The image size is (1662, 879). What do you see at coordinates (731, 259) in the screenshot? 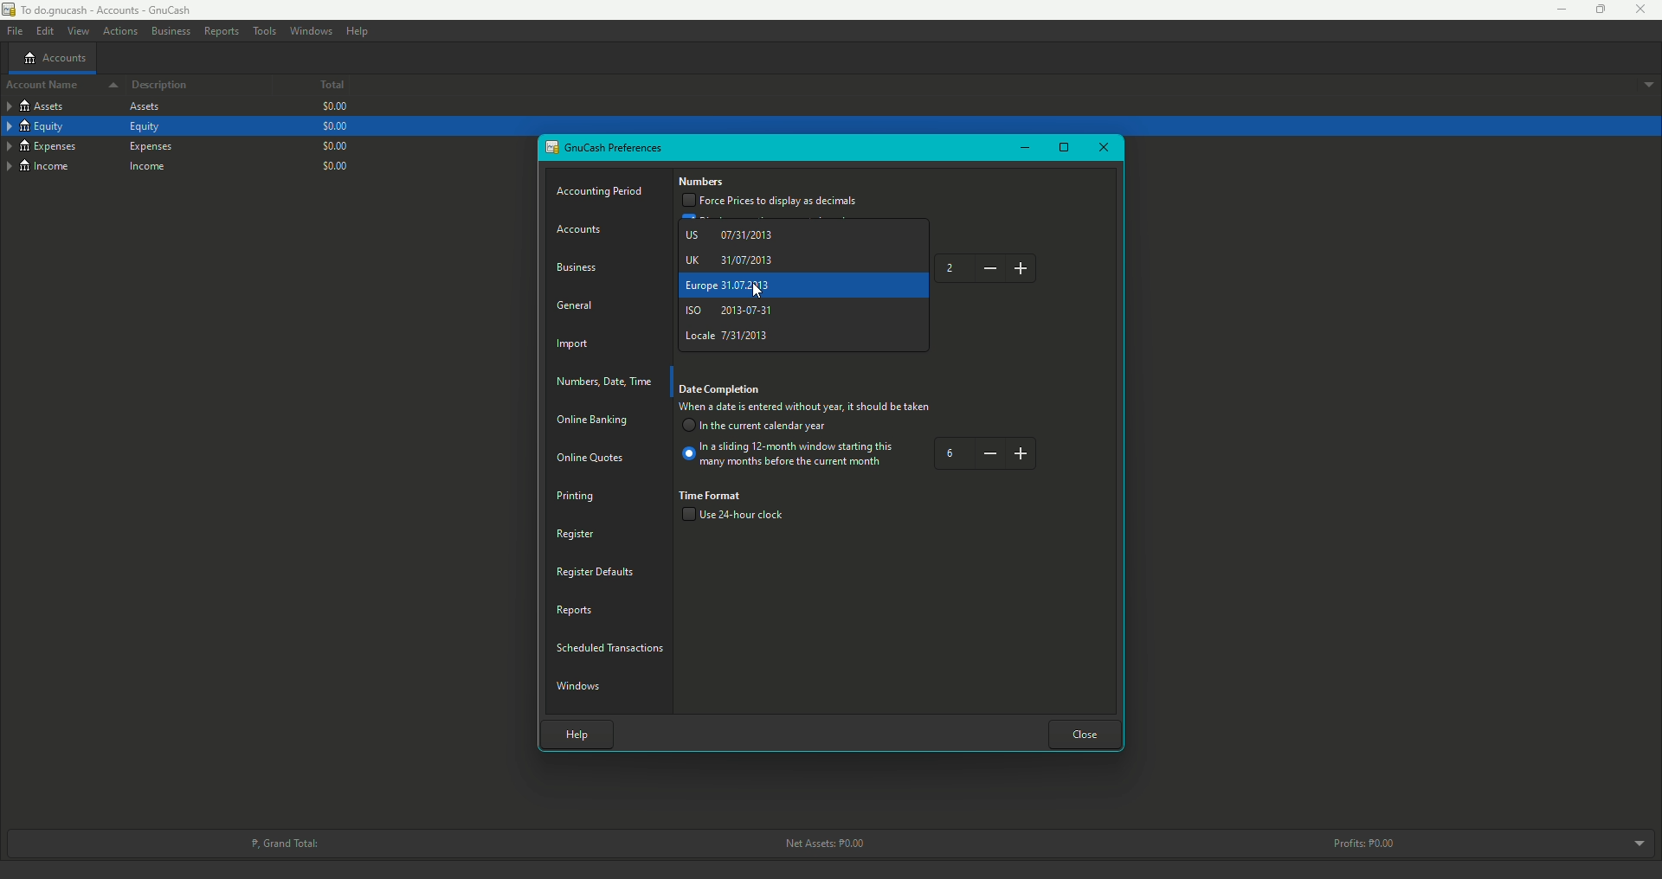
I see `UK Date` at bounding box center [731, 259].